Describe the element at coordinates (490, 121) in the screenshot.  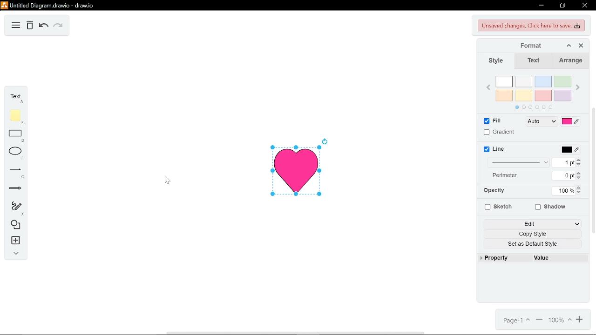
I see `fill` at that location.